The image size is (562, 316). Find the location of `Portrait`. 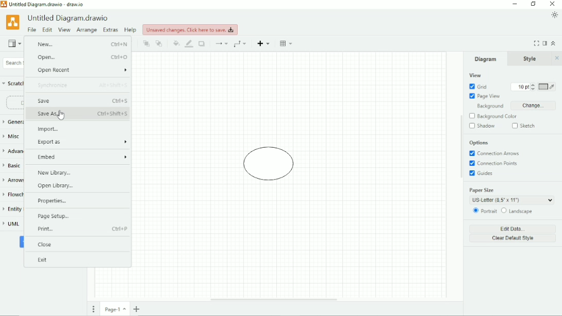

Portrait is located at coordinates (485, 212).